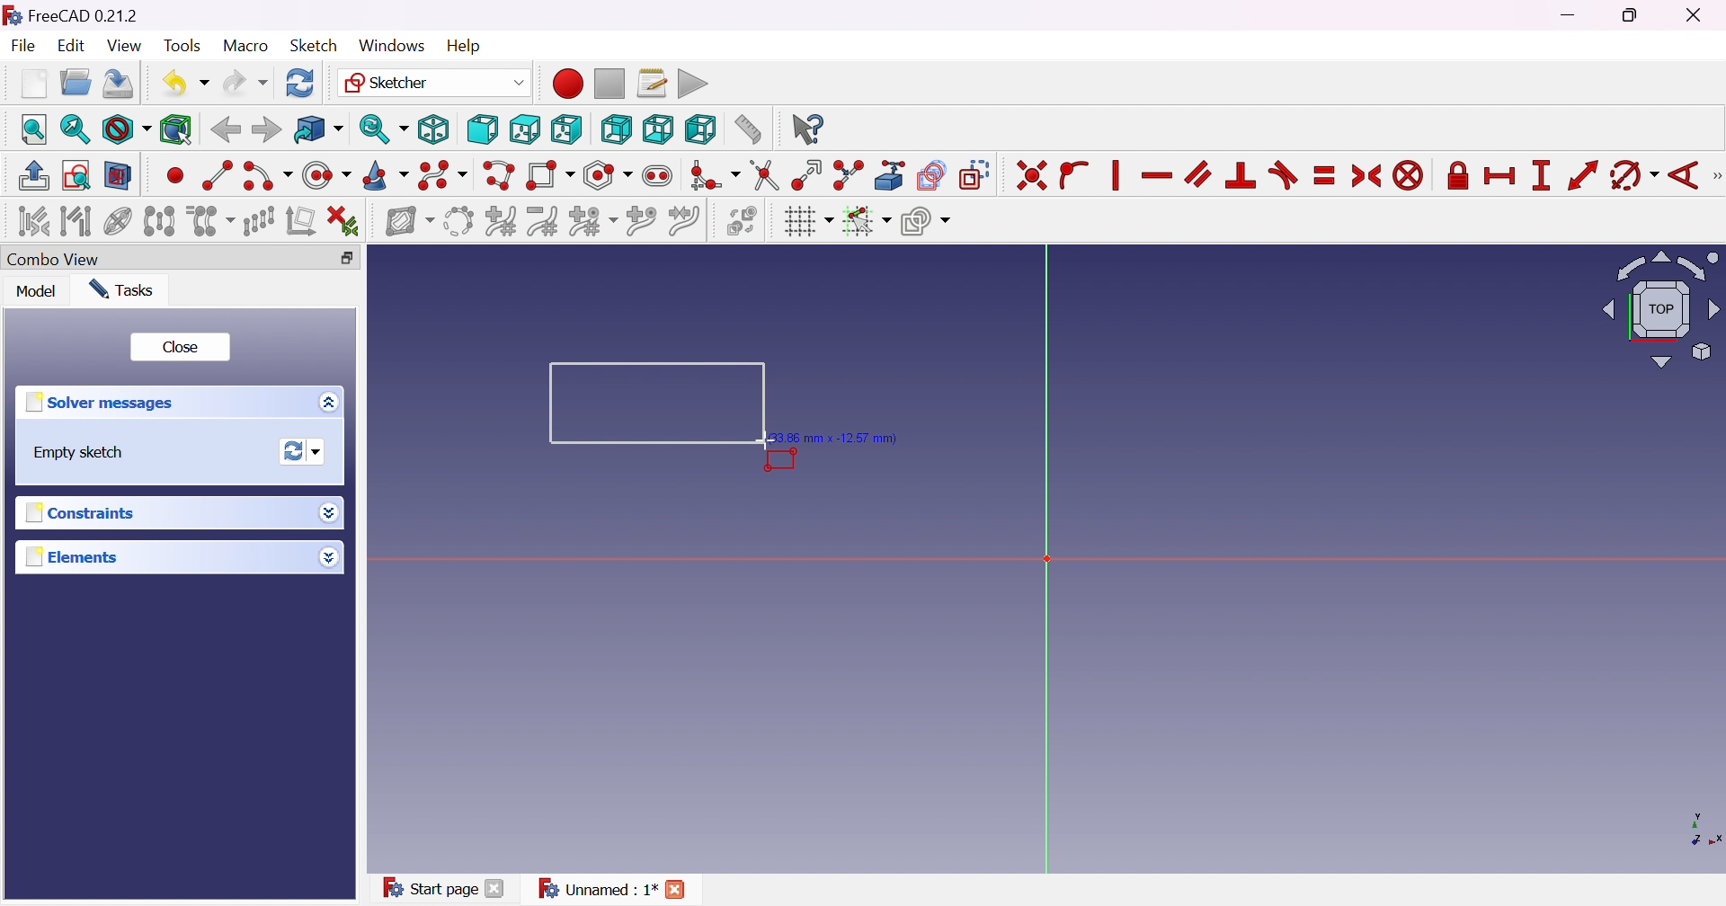 This screenshot has height=906, width=1726. I want to click on Stop macro recording..., so click(611, 83).